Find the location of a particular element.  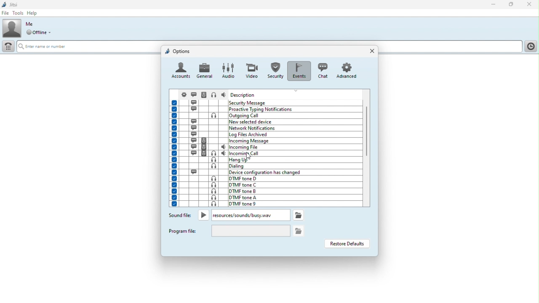

open folder is located at coordinates (299, 230).